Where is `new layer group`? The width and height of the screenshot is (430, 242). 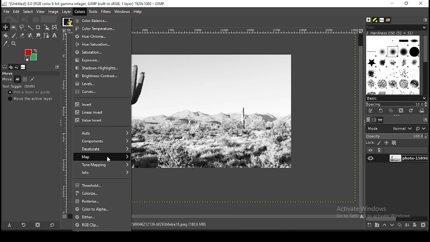 new layer group is located at coordinates (377, 225).